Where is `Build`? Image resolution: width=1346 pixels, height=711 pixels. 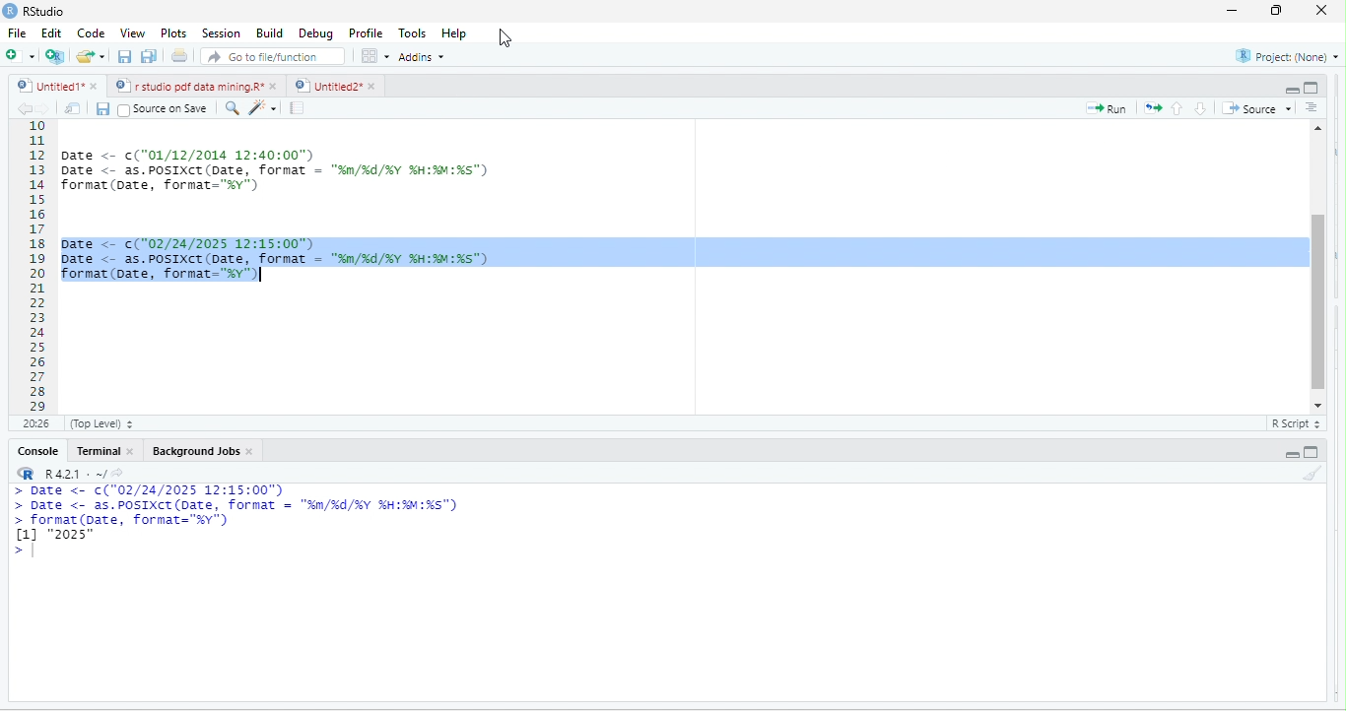
Build is located at coordinates (268, 34).